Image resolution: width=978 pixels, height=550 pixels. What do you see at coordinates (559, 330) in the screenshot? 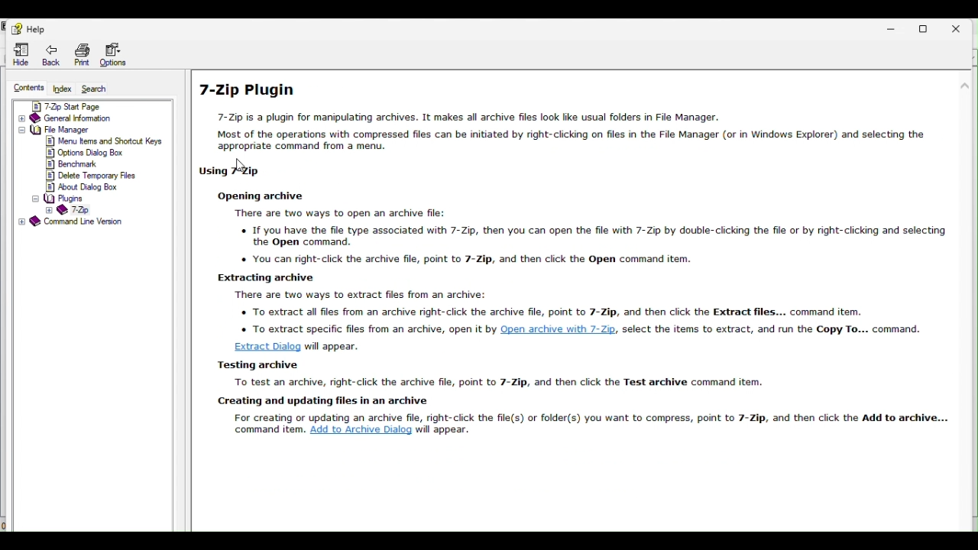
I see `Open archive with /-Zip,` at bounding box center [559, 330].